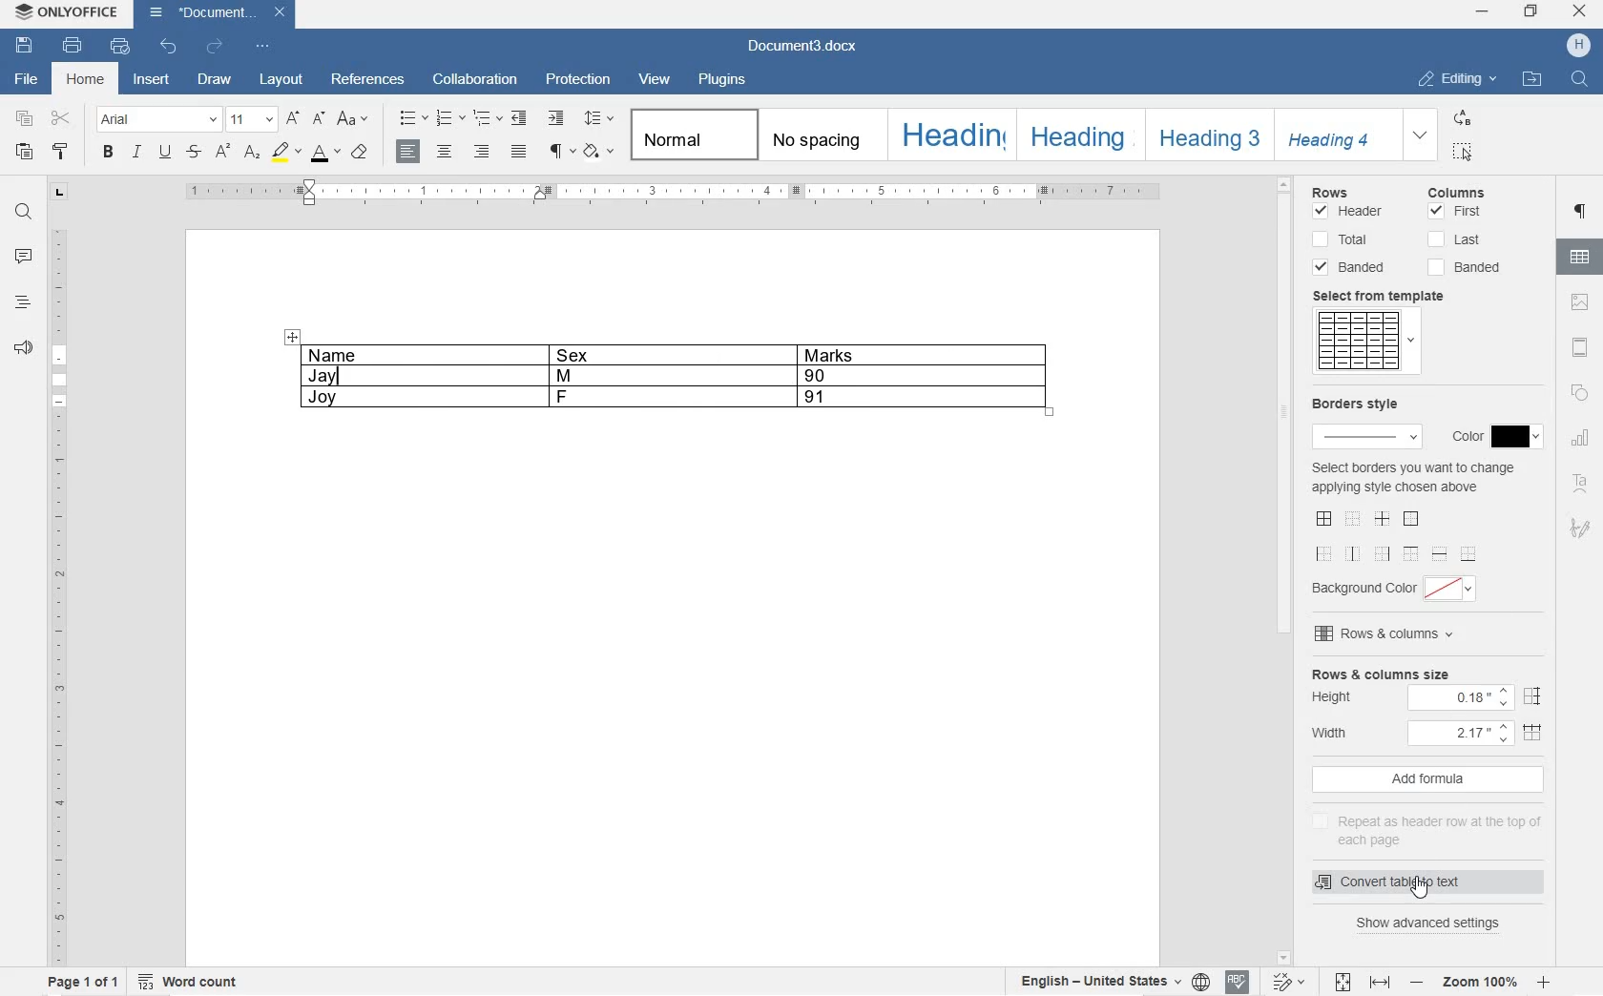  I want to click on Templates, so click(1365, 341).